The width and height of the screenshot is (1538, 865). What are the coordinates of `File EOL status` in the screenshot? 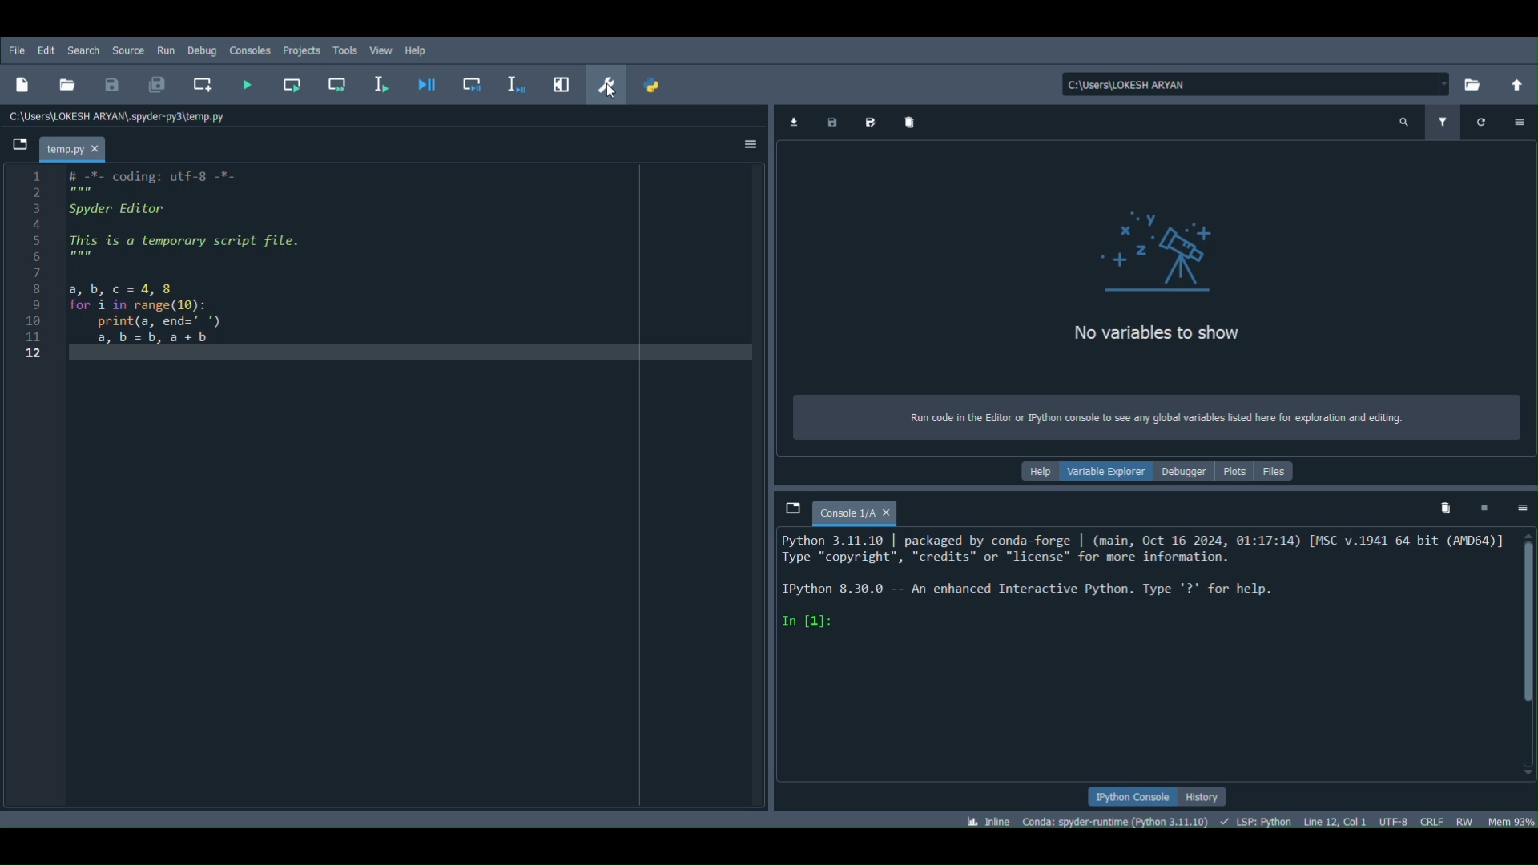 It's located at (1431, 823).